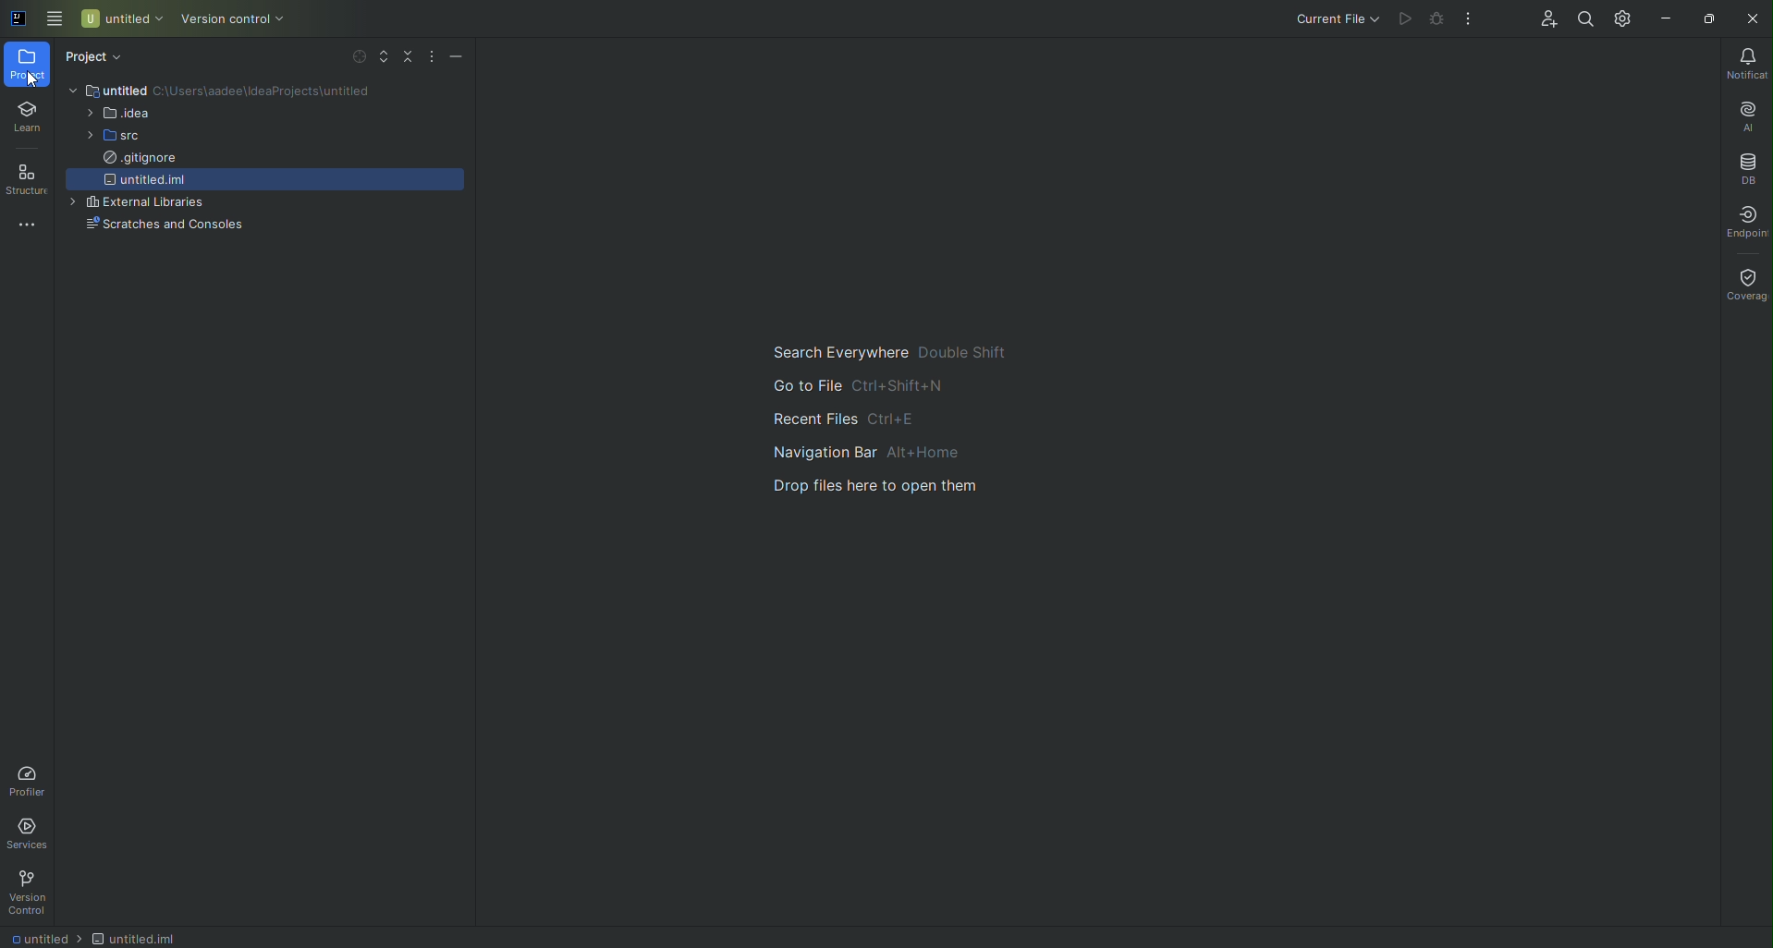 Image resolution: width=1773 pixels, height=948 pixels. What do you see at coordinates (109, 137) in the screenshot?
I see `src` at bounding box center [109, 137].